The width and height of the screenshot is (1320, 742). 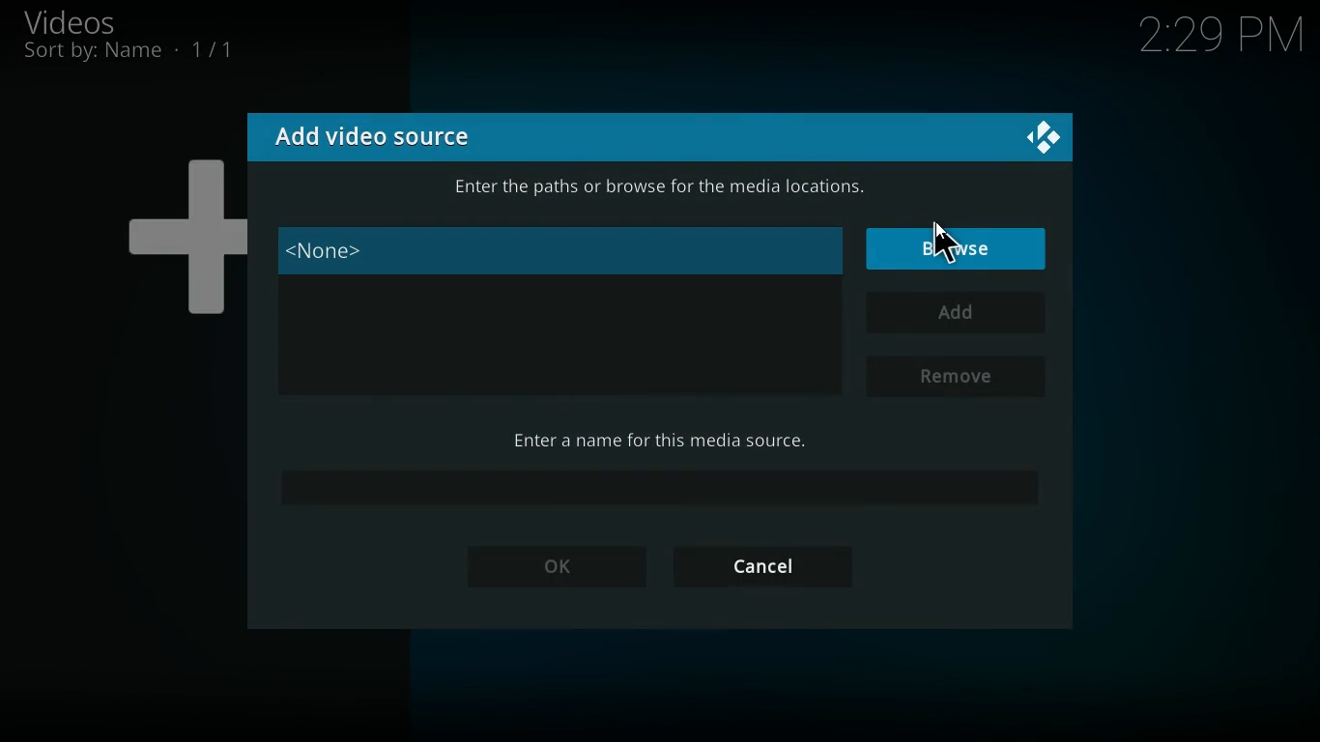 I want to click on sort by name 1/1, so click(x=129, y=51).